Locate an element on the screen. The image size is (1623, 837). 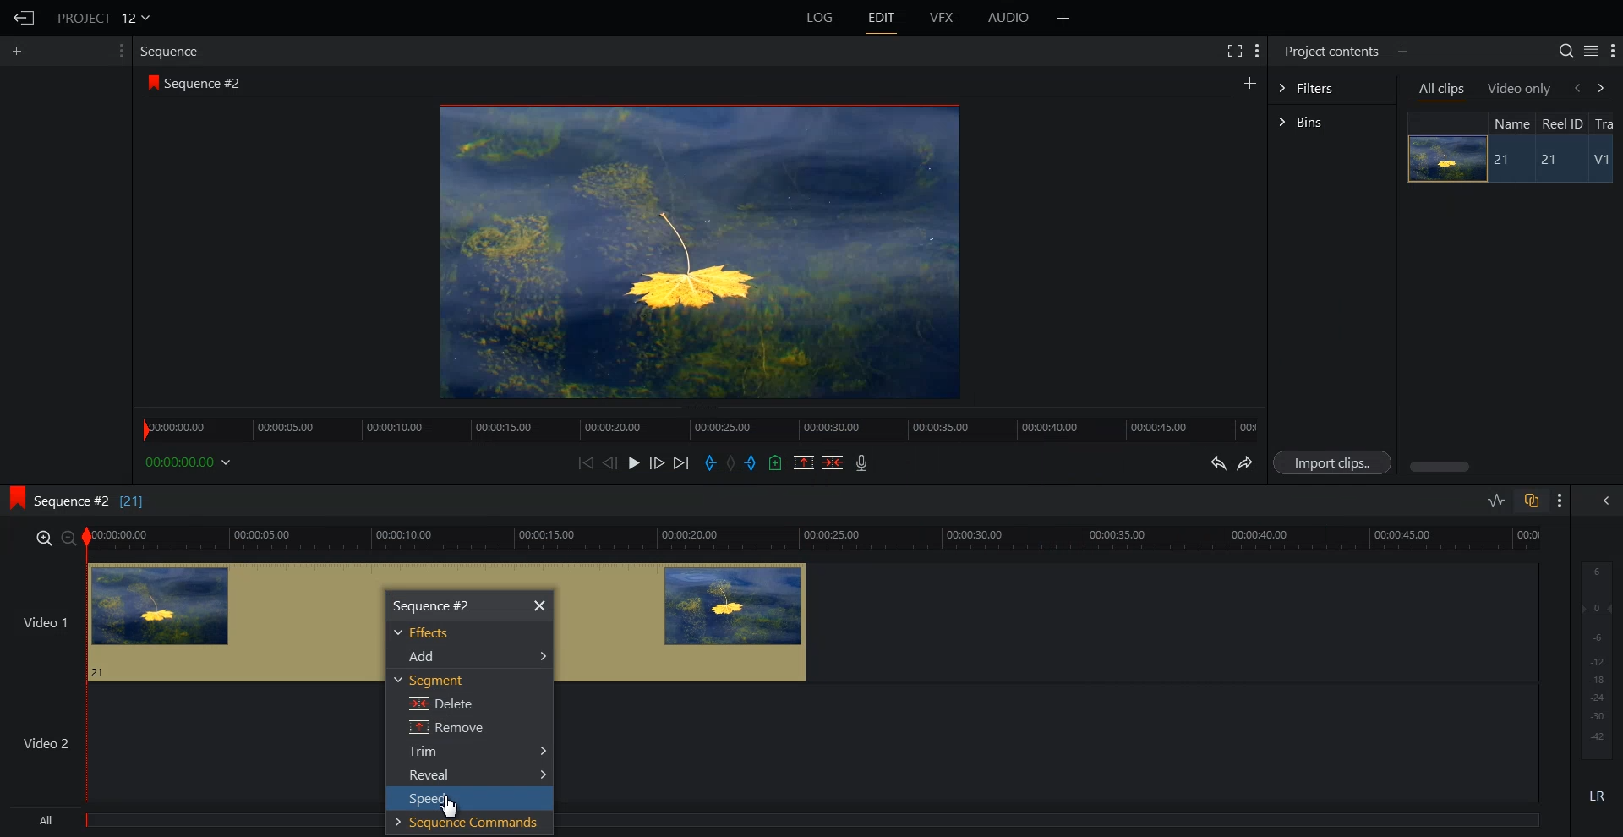
Show setting menu is located at coordinates (1560, 501).